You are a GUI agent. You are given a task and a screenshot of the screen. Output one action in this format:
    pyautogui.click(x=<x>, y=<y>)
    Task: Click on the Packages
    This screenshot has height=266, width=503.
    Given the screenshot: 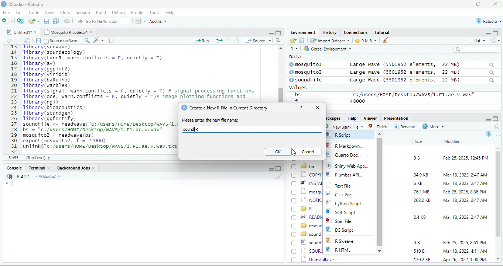 What is the action you would take?
    pyautogui.click(x=333, y=118)
    